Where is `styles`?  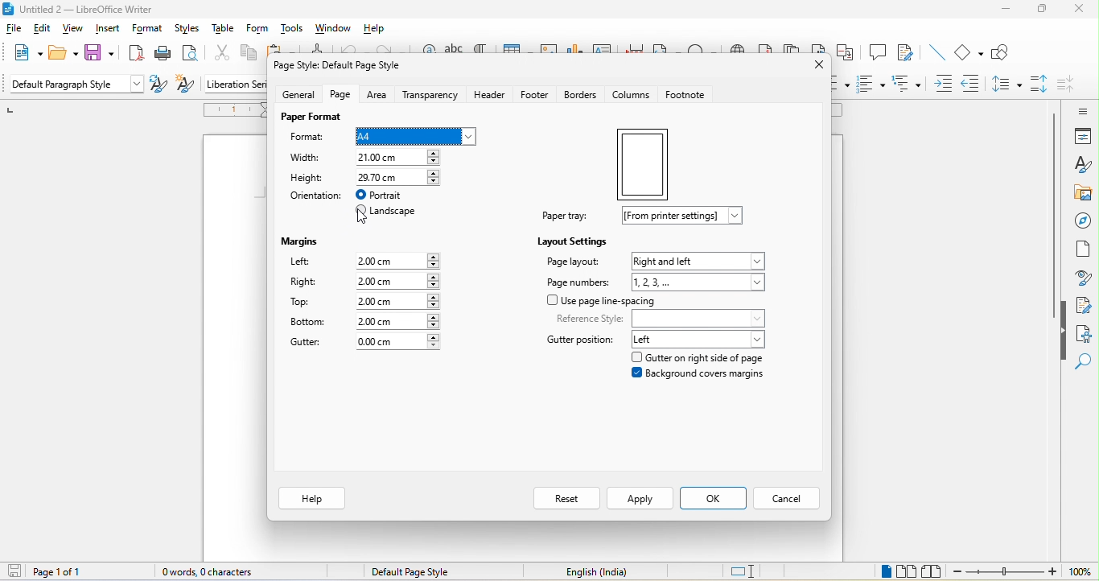
styles is located at coordinates (1082, 165).